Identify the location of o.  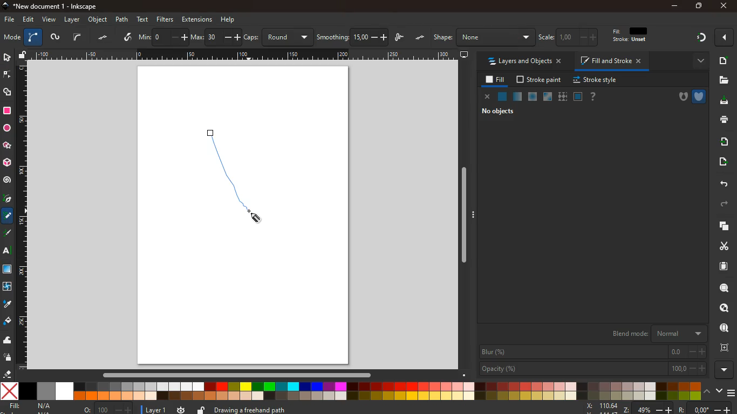
(108, 409).